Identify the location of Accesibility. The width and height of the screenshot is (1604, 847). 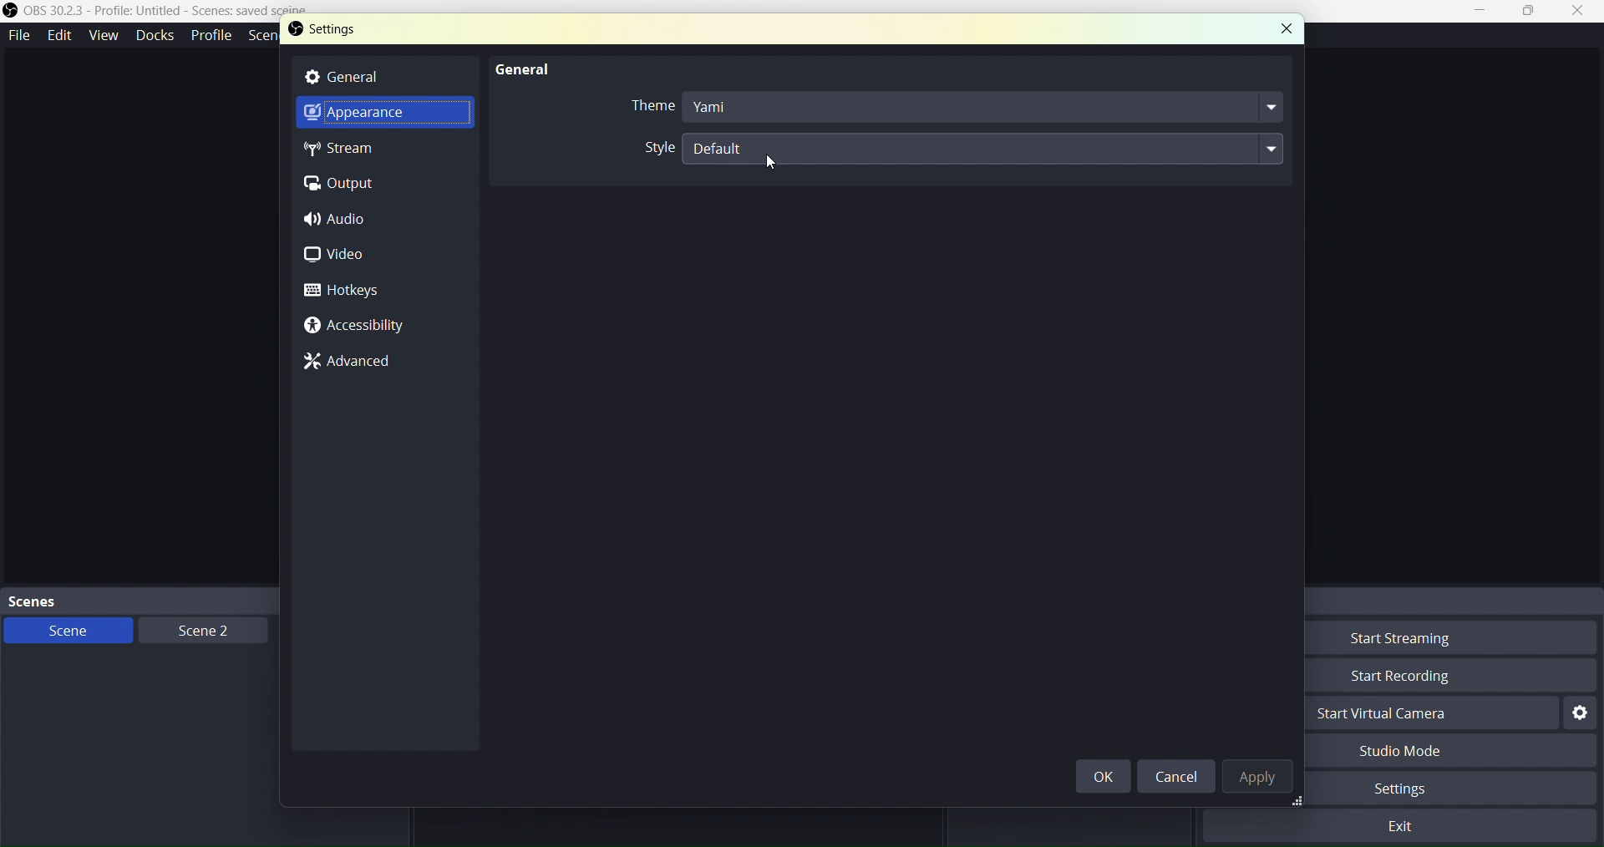
(356, 326).